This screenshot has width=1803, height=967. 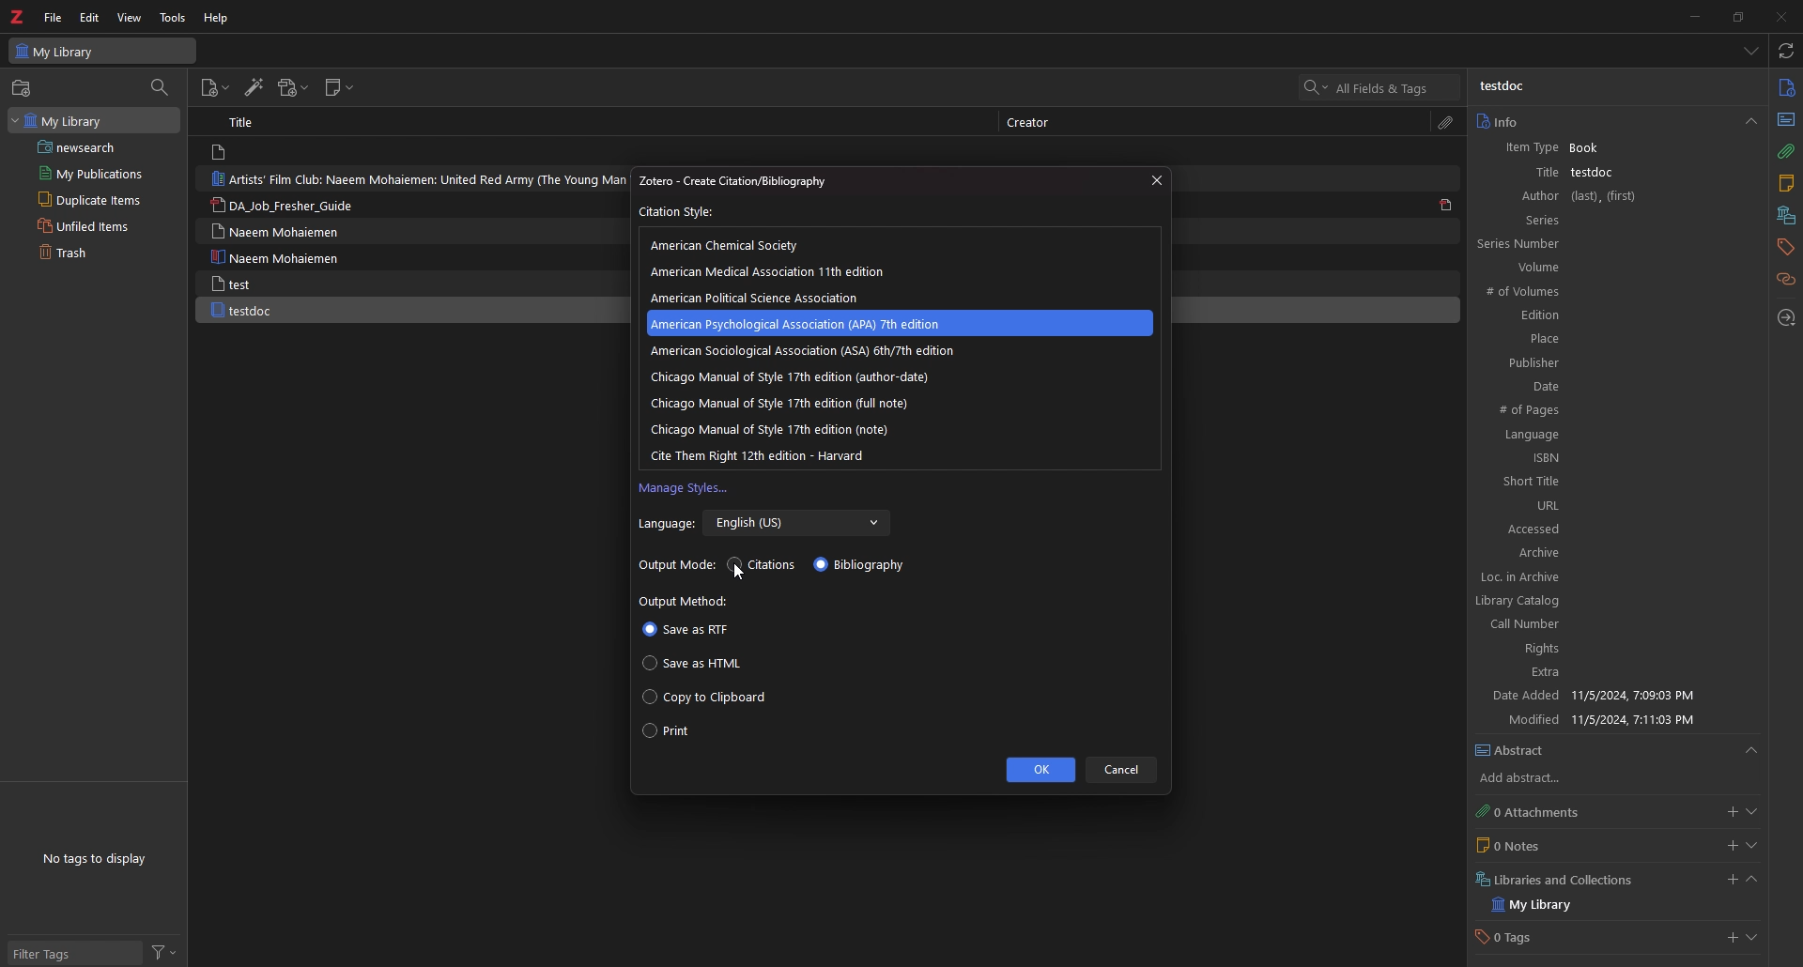 I want to click on locate, so click(x=1787, y=319).